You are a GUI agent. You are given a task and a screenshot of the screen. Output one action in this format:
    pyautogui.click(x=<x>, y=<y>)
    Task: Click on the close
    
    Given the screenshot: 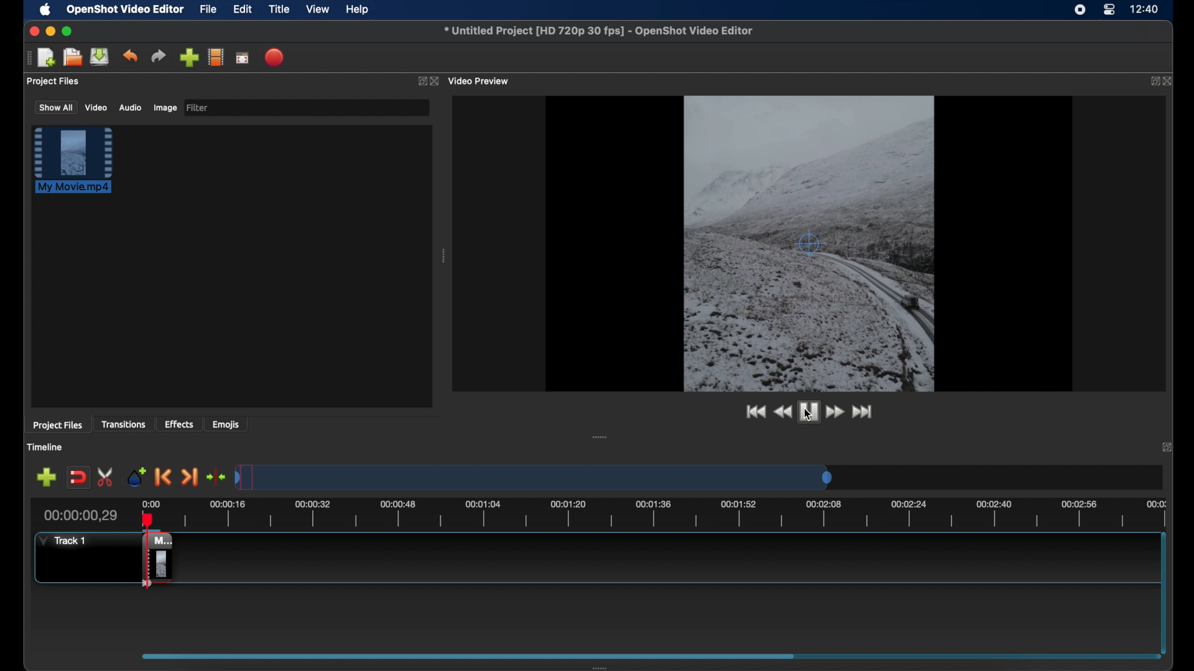 What is the action you would take?
    pyautogui.click(x=435, y=81)
    